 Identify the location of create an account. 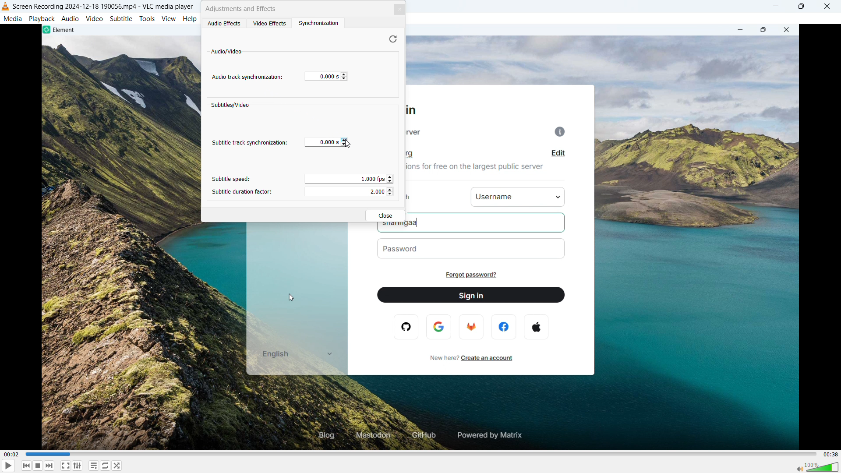
(493, 358).